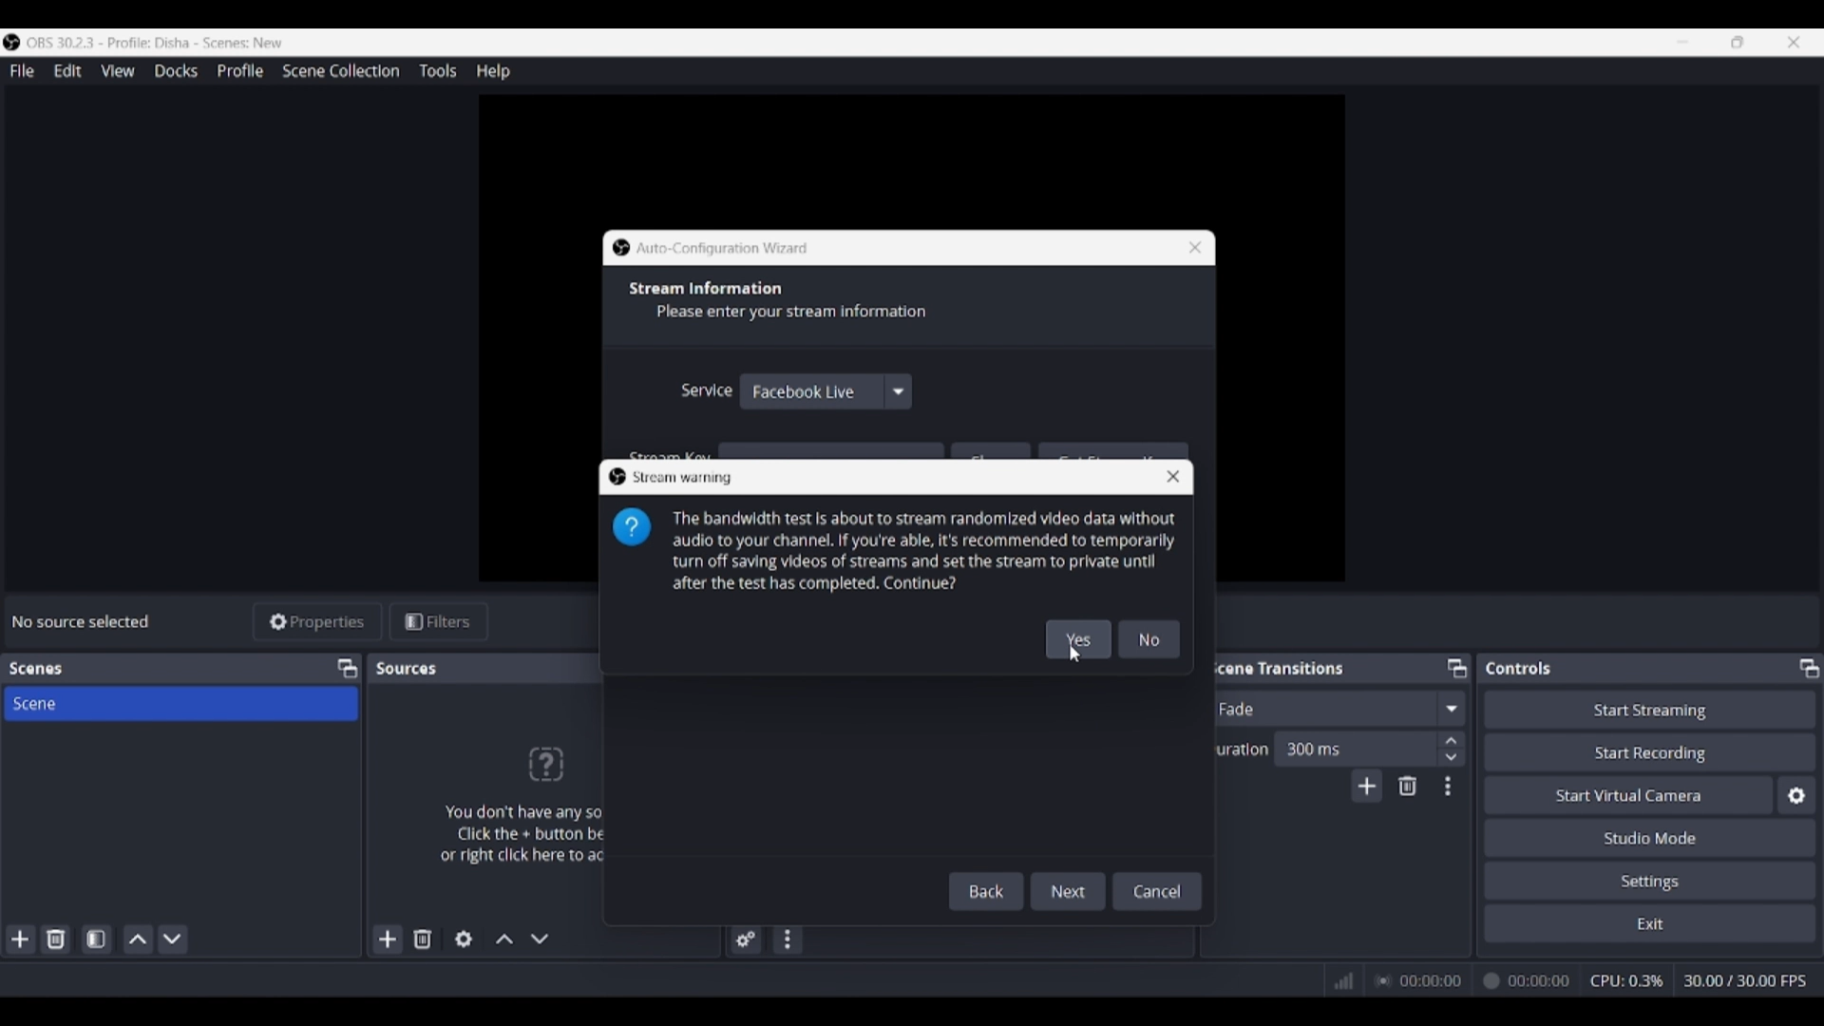 Image resolution: width=1824 pixels, height=1026 pixels. Describe the element at coordinates (1277, 667) in the screenshot. I see `Panel title` at that location.